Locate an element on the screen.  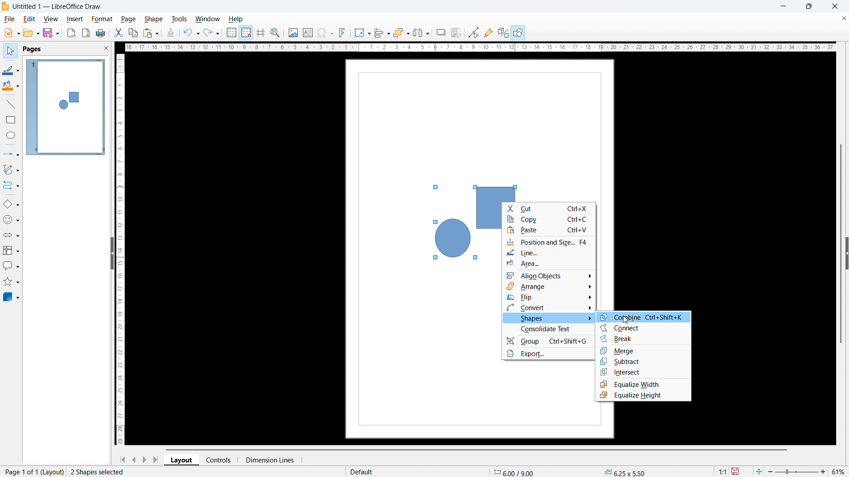
area is located at coordinates (549, 263).